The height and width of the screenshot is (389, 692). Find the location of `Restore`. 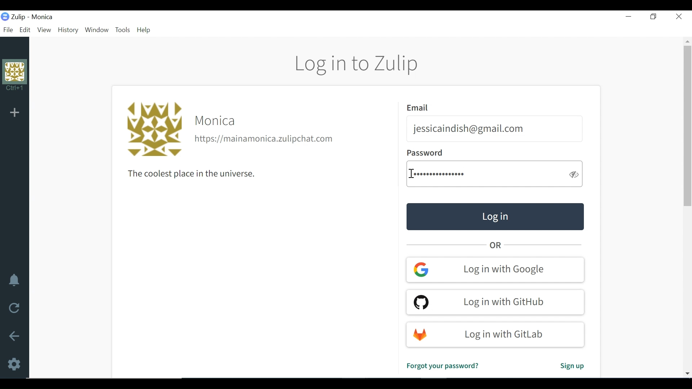

Restore is located at coordinates (653, 16).